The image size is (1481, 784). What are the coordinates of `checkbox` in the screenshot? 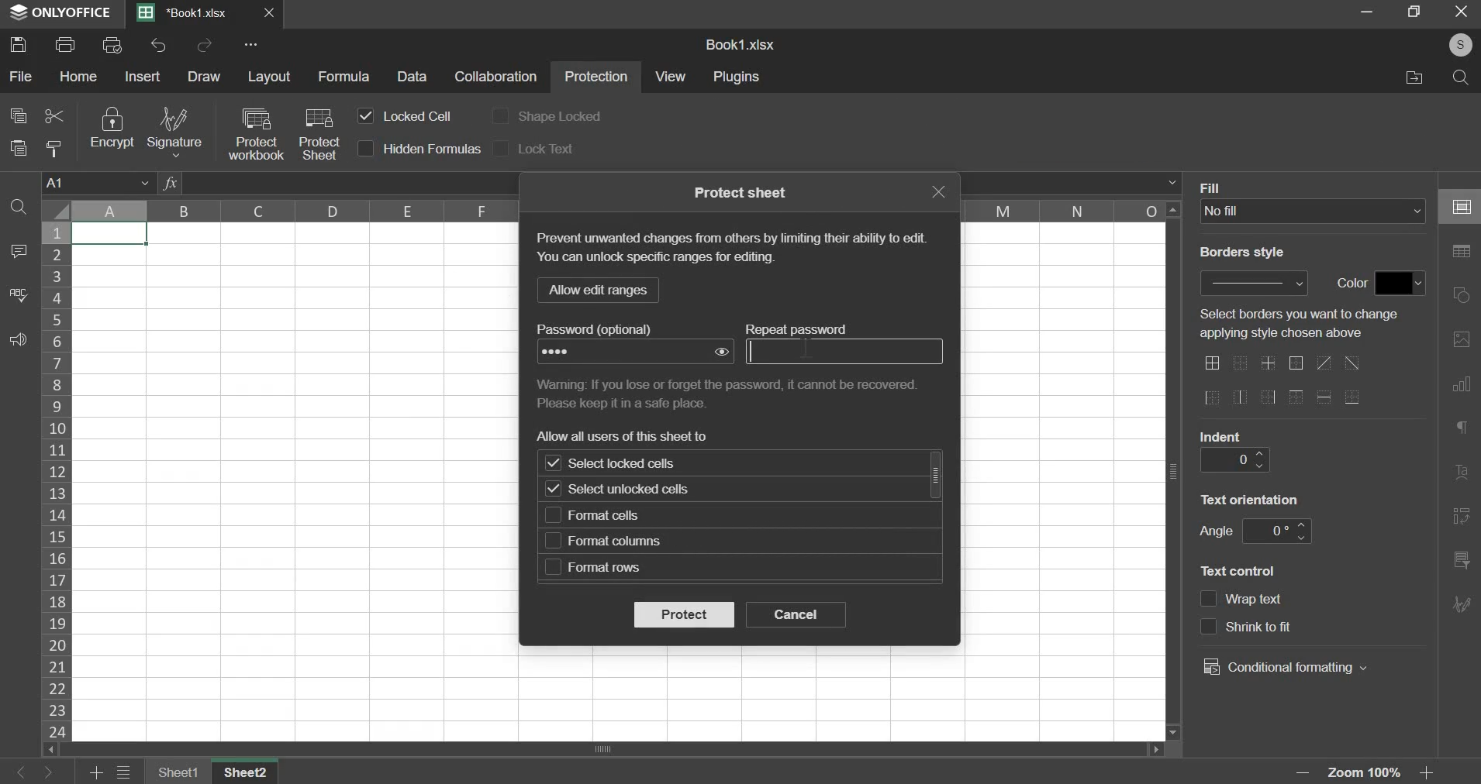 It's located at (552, 464).